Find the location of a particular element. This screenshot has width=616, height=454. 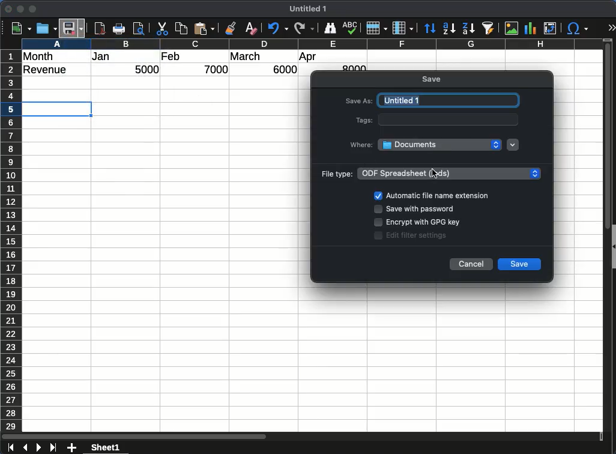

Untitled 1 is located at coordinates (310, 9).